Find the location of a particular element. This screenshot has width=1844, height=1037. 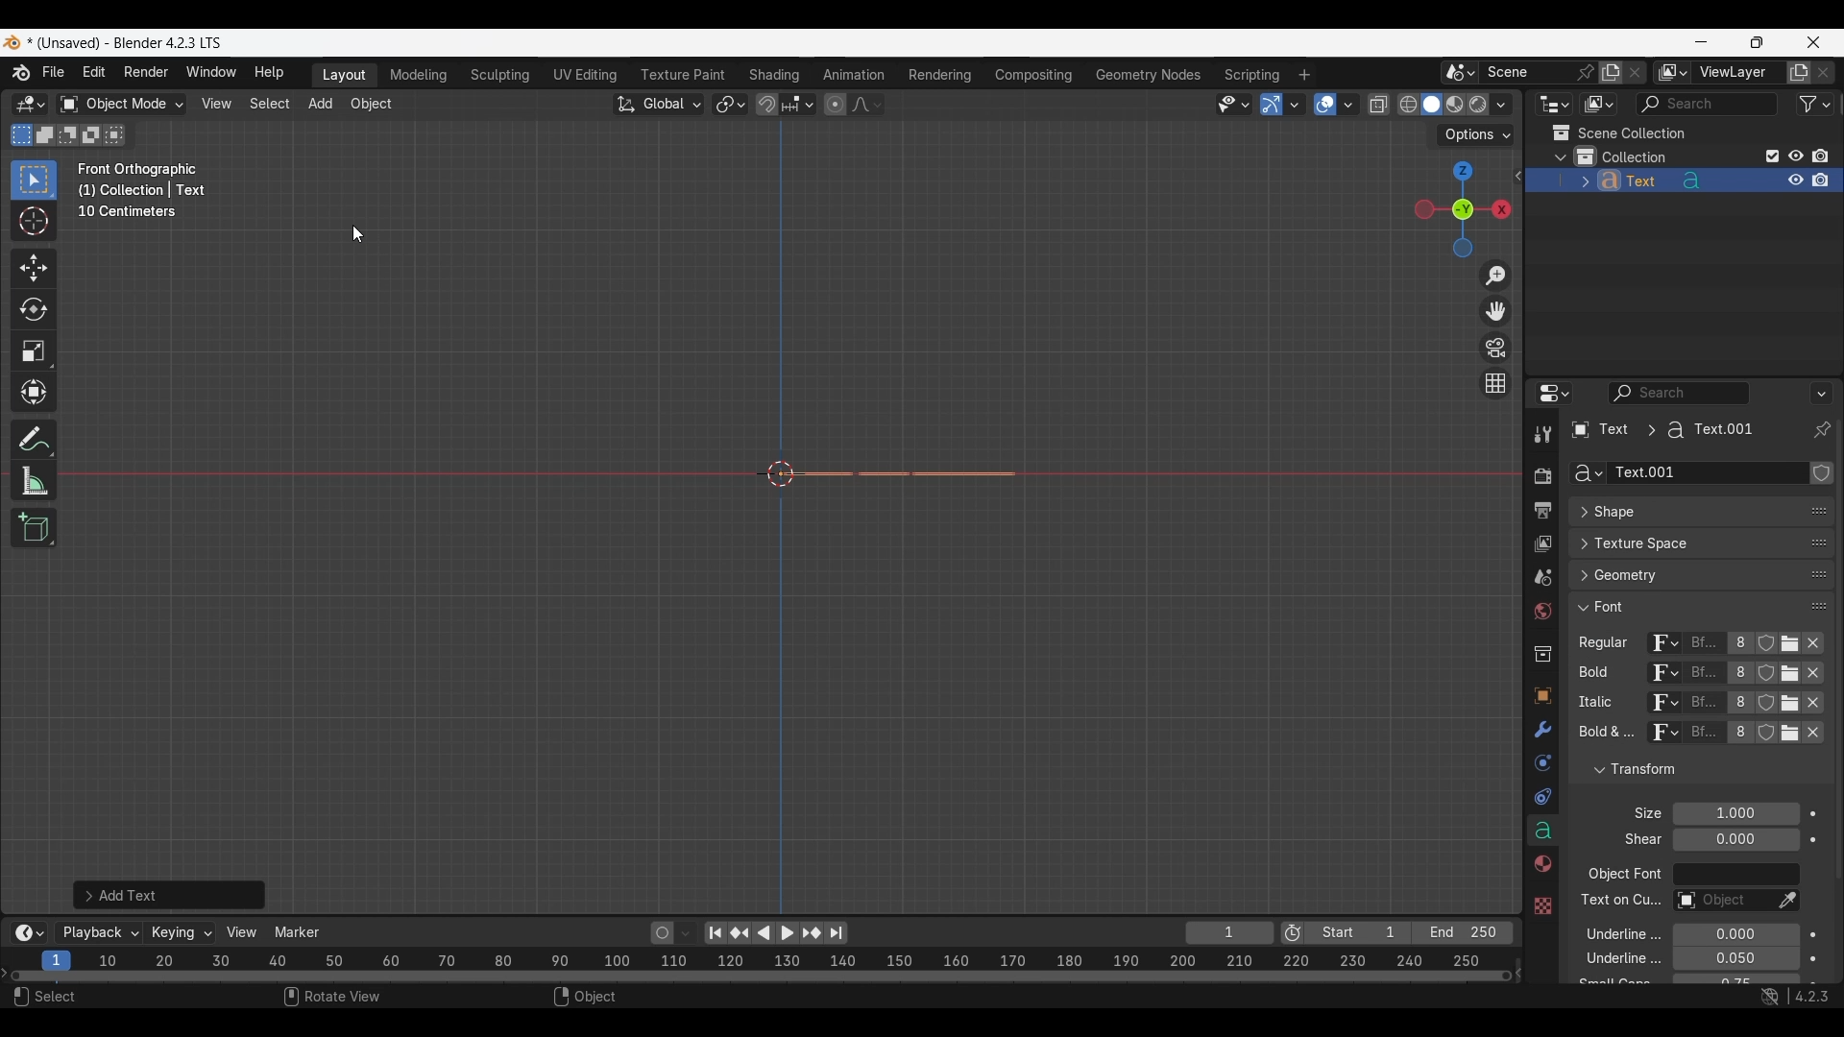

Move the view is located at coordinates (1497, 311).